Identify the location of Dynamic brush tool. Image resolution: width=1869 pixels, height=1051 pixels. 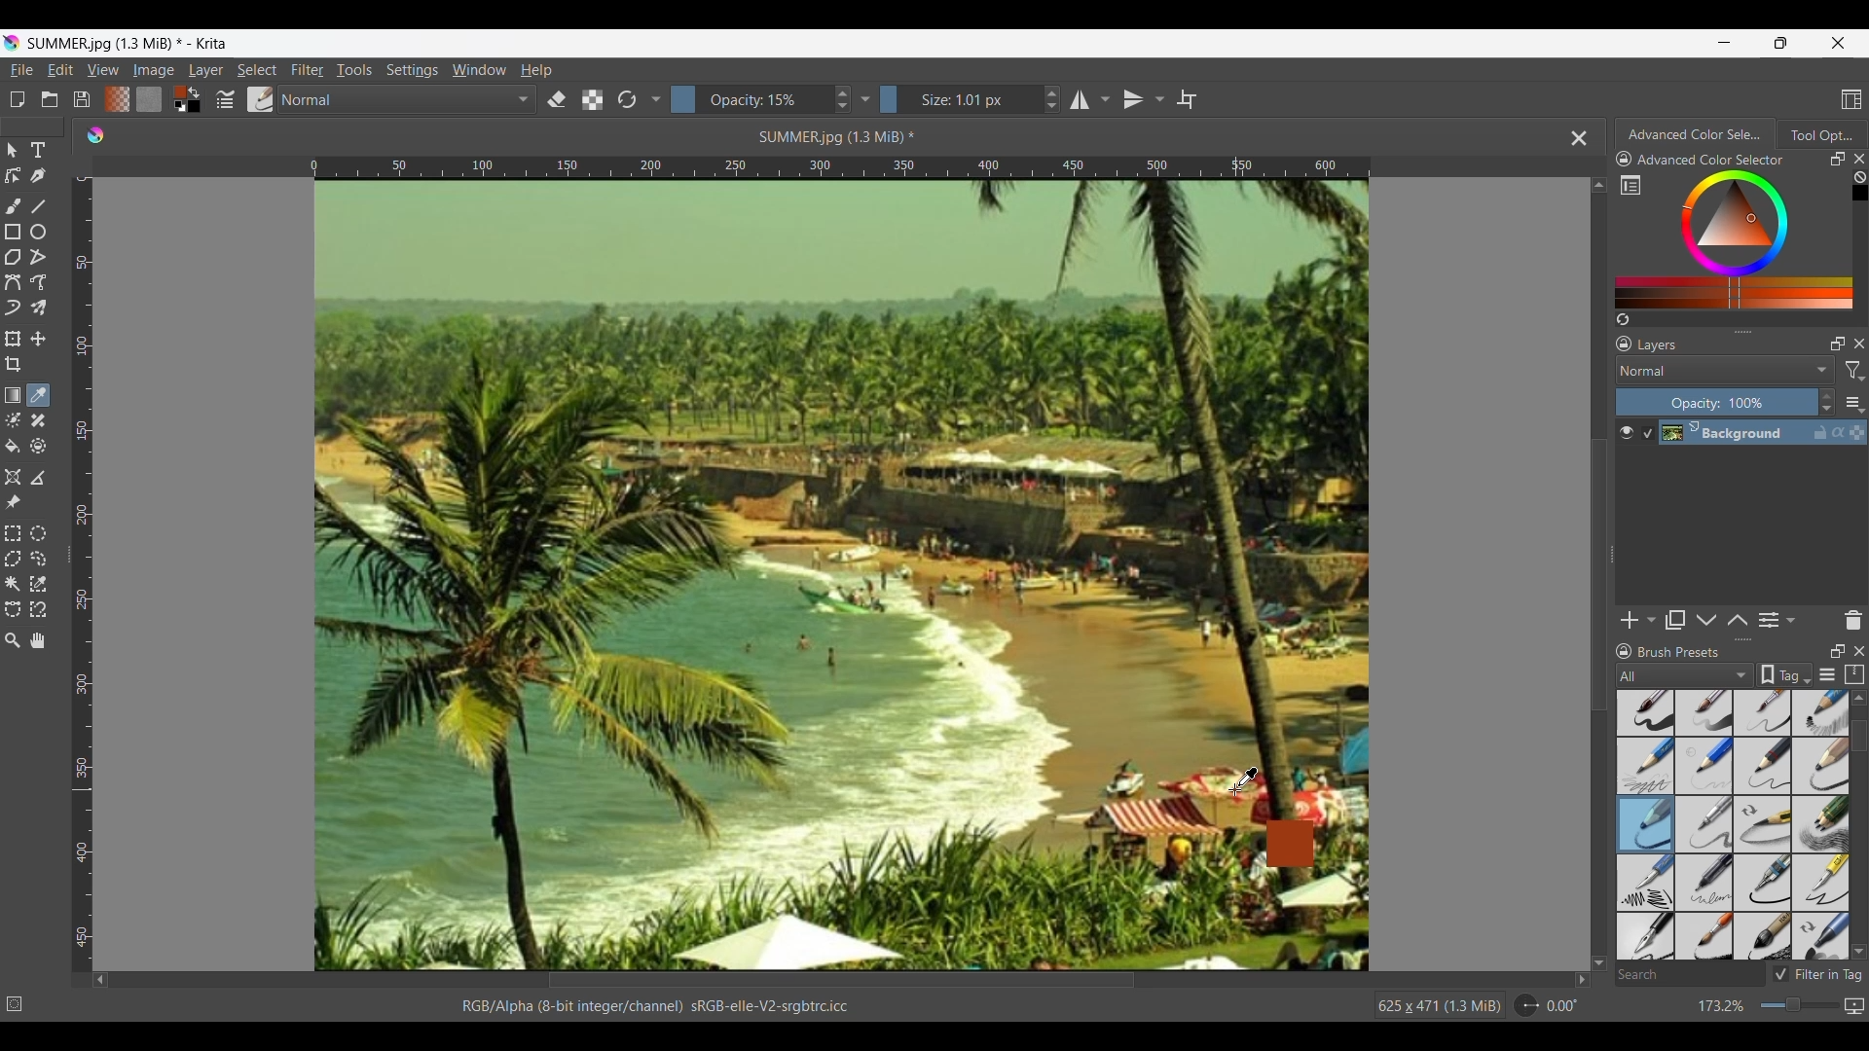
(13, 308).